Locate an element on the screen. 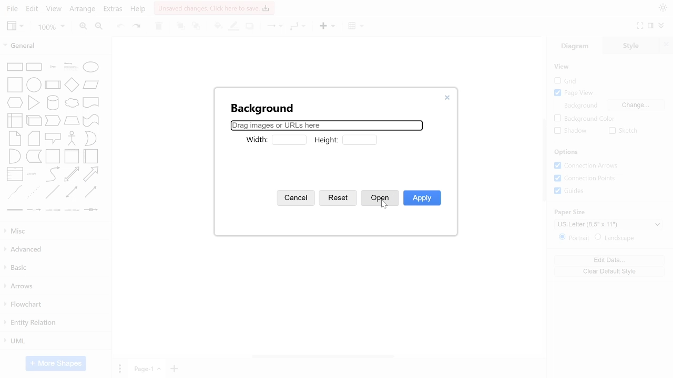  general shapes is located at coordinates (15, 138).